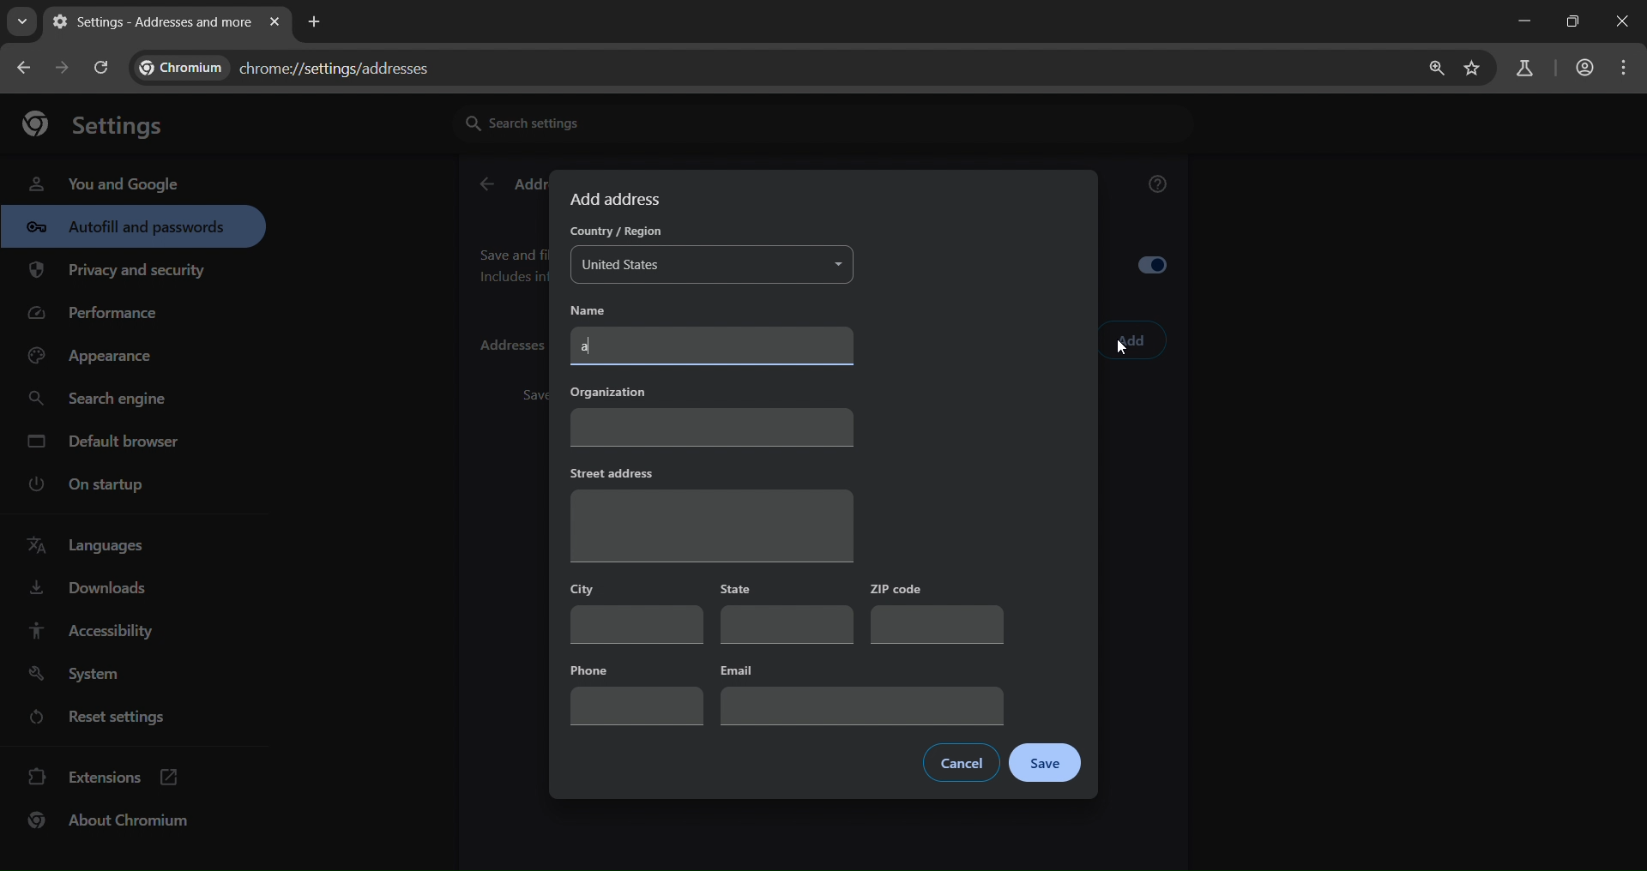 The height and width of the screenshot is (871, 1647). Describe the element at coordinates (148, 21) in the screenshot. I see `current page` at that location.